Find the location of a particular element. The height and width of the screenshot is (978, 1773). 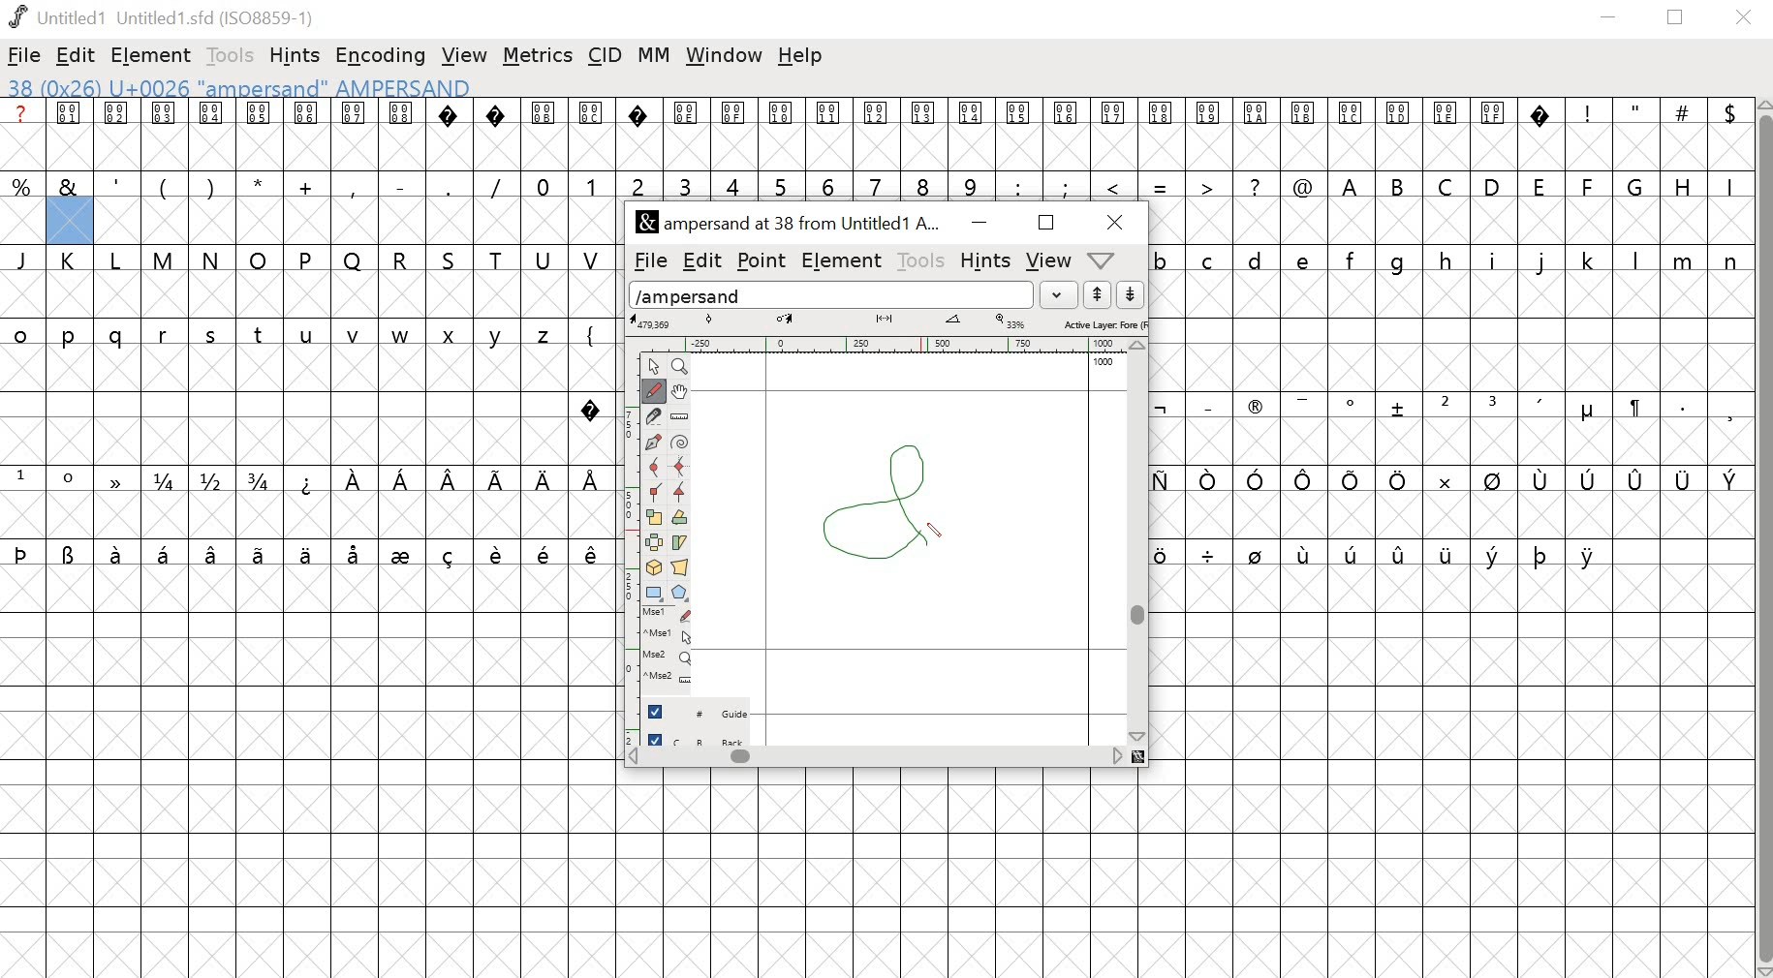

view is located at coordinates (1050, 260).